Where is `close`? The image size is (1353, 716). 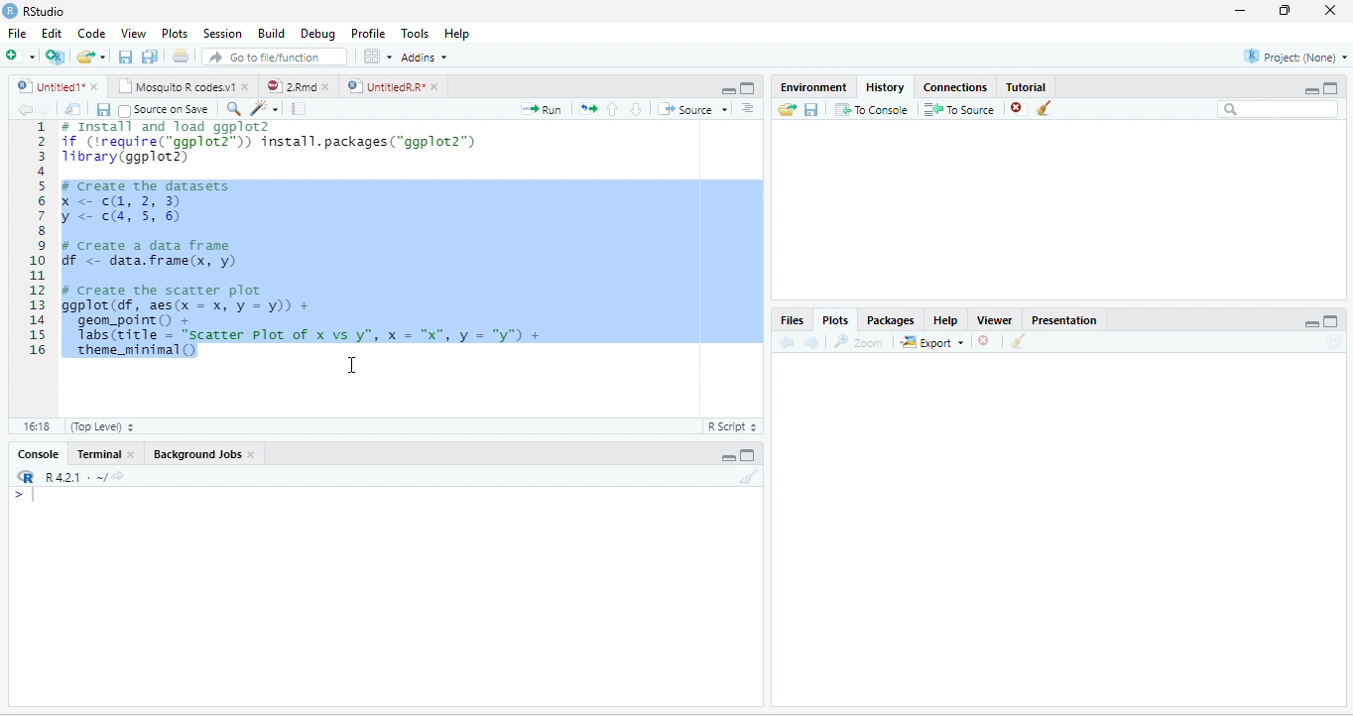 close is located at coordinates (325, 86).